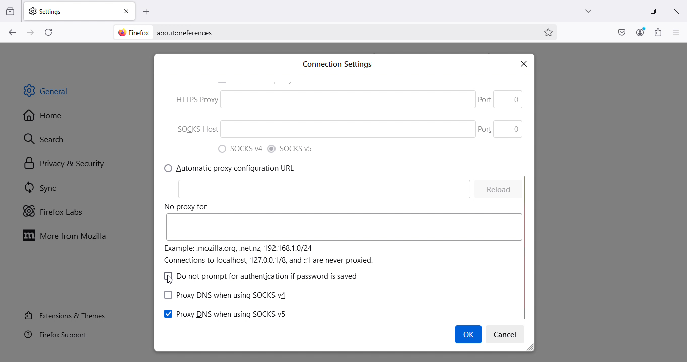 The height and width of the screenshot is (362, 687). Describe the element at coordinates (549, 32) in the screenshot. I see `Bookmark` at that location.